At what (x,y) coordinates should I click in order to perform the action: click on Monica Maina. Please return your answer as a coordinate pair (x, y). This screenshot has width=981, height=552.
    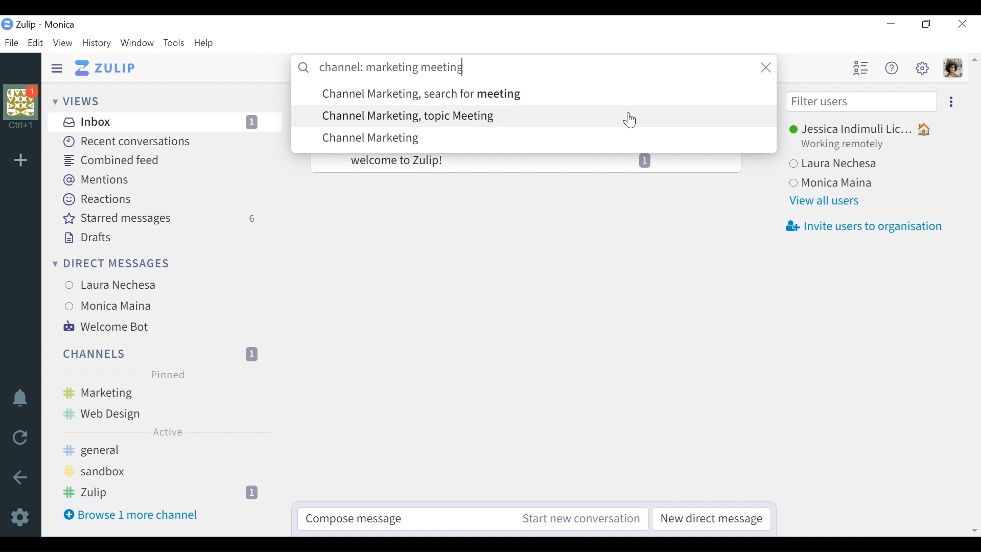
    Looking at the image, I should click on (839, 181).